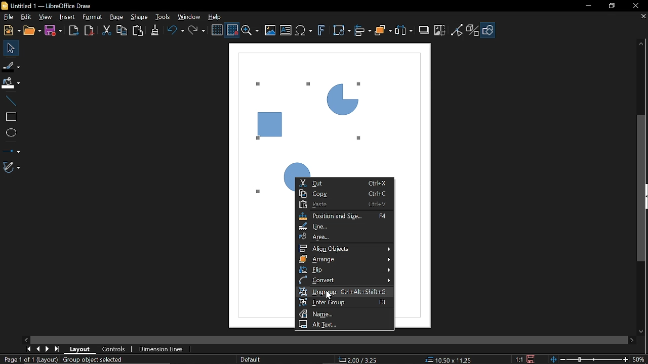  What do you see at coordinates (81, 350) in the screenshot?
I see `Layout` at bounding box center [81, 350].